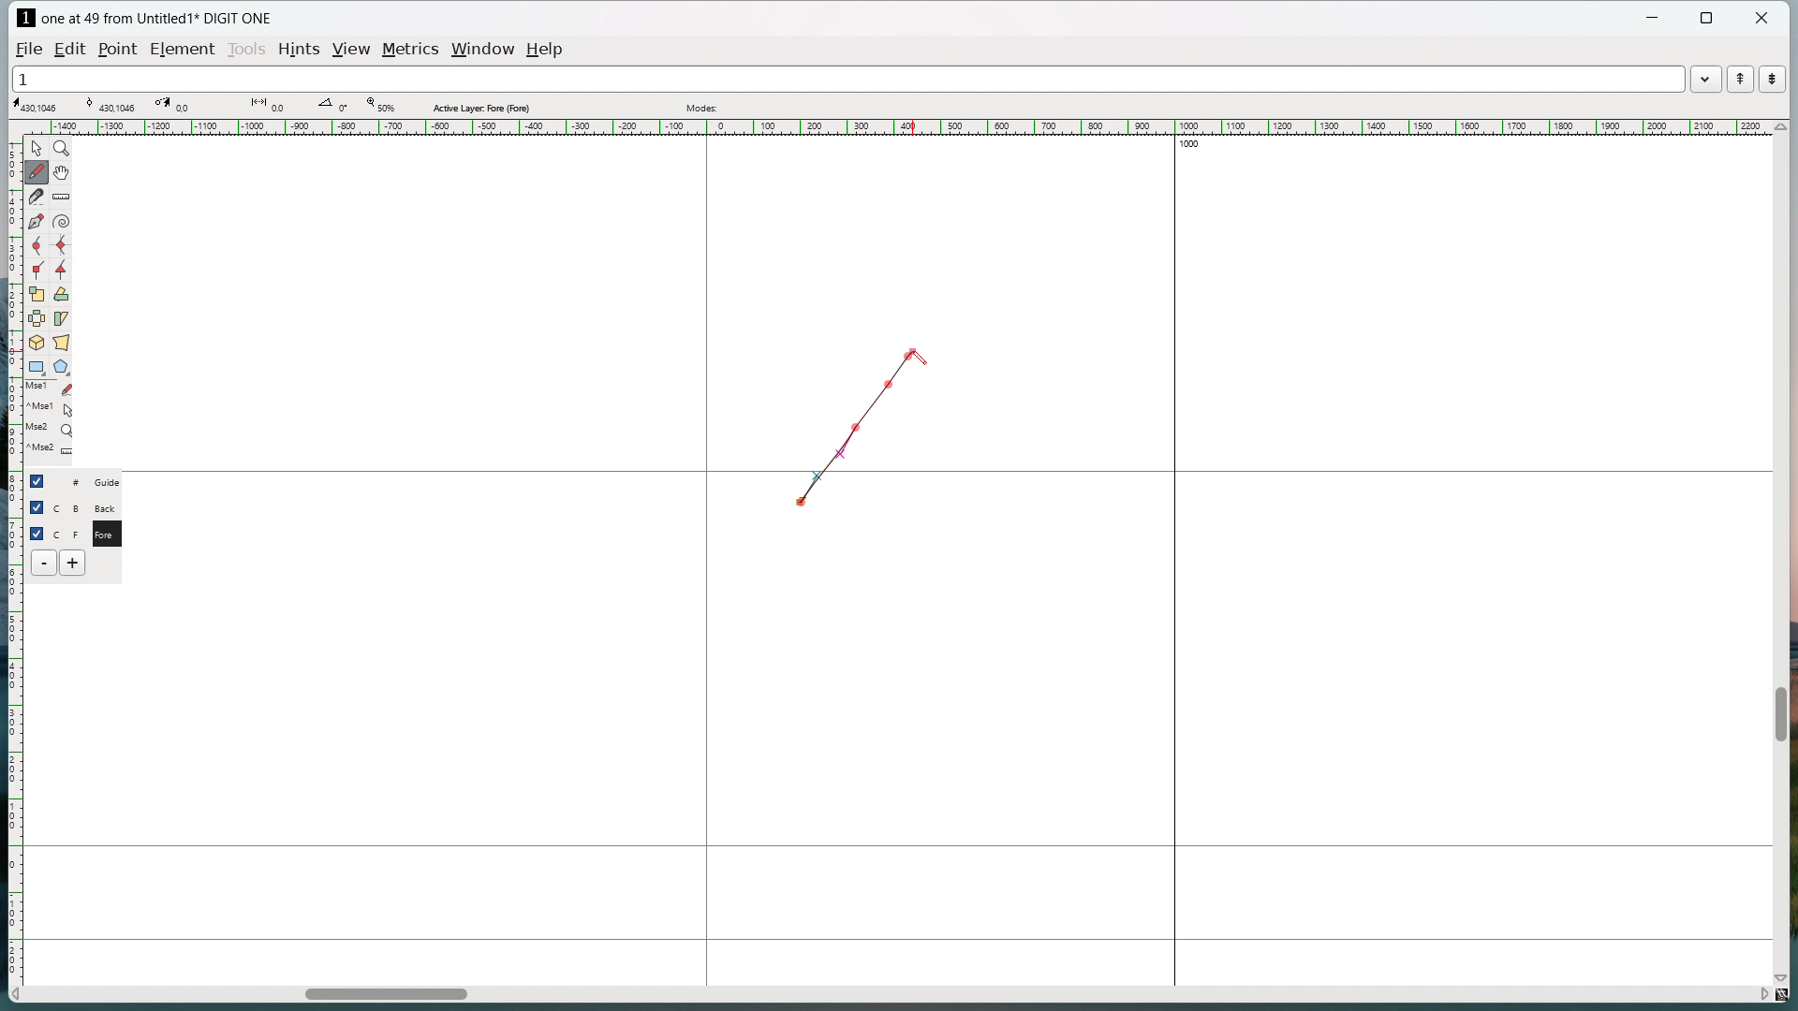 Image resolution: width=1798 pixels, height=1011 pixels. What do you see at coordinates (37, 342) in the screenshot?
I see `rotate selection in 3d and project back to the place` at bounding box center [37, 342].